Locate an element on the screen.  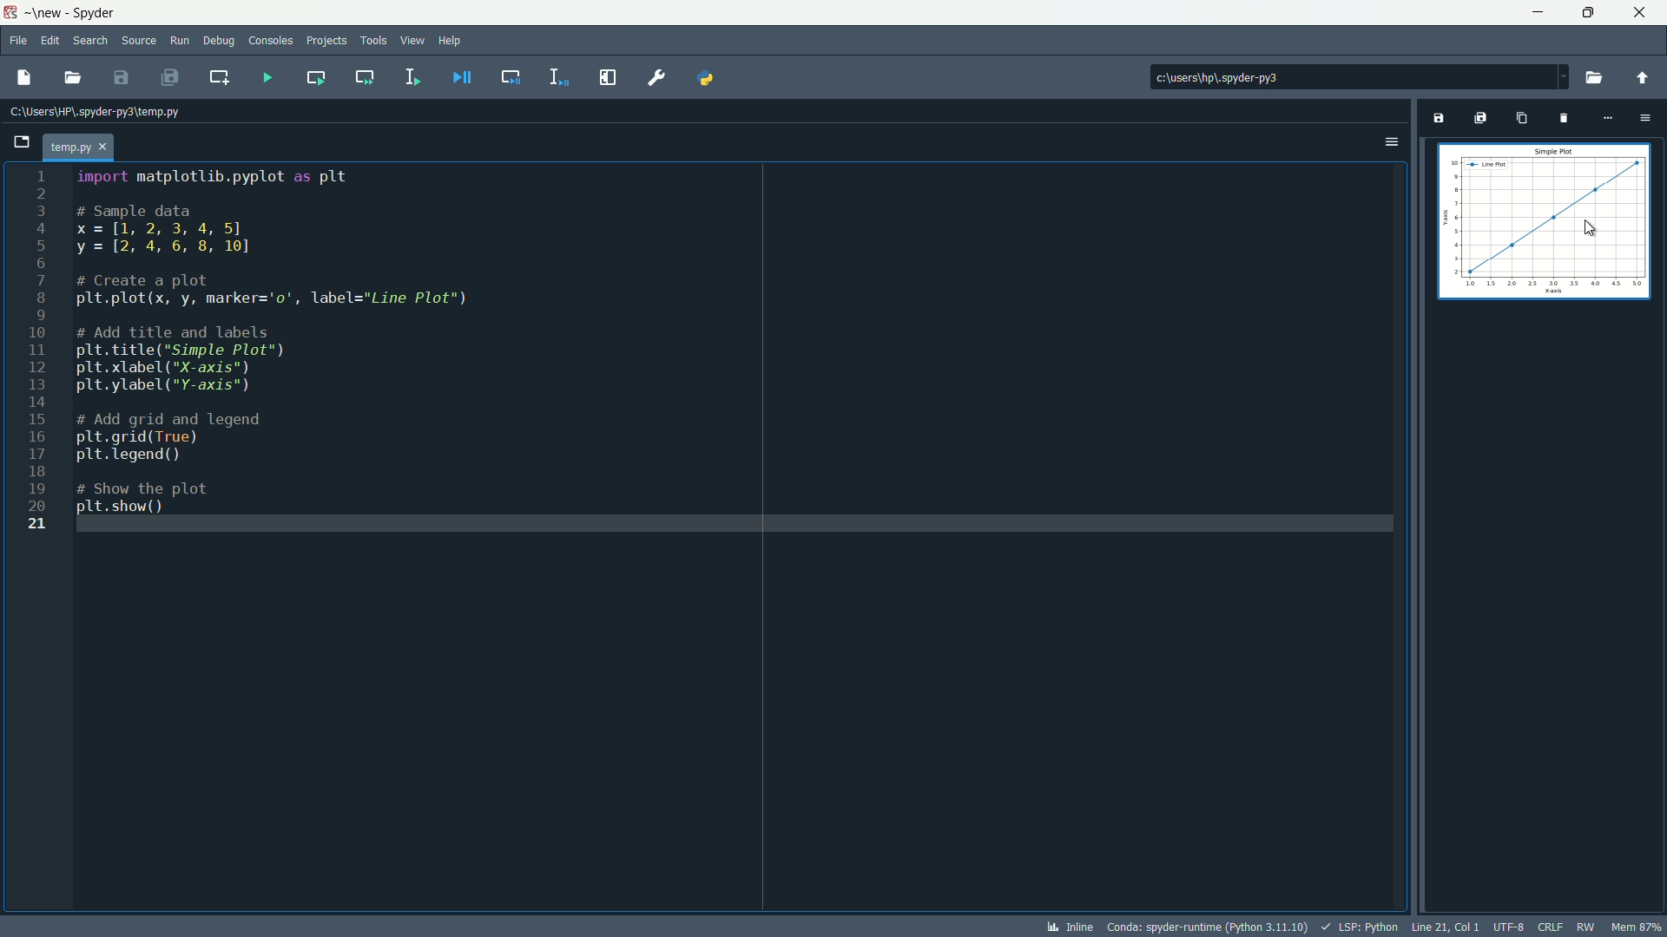
debug file is located at coordinates (461, 77).